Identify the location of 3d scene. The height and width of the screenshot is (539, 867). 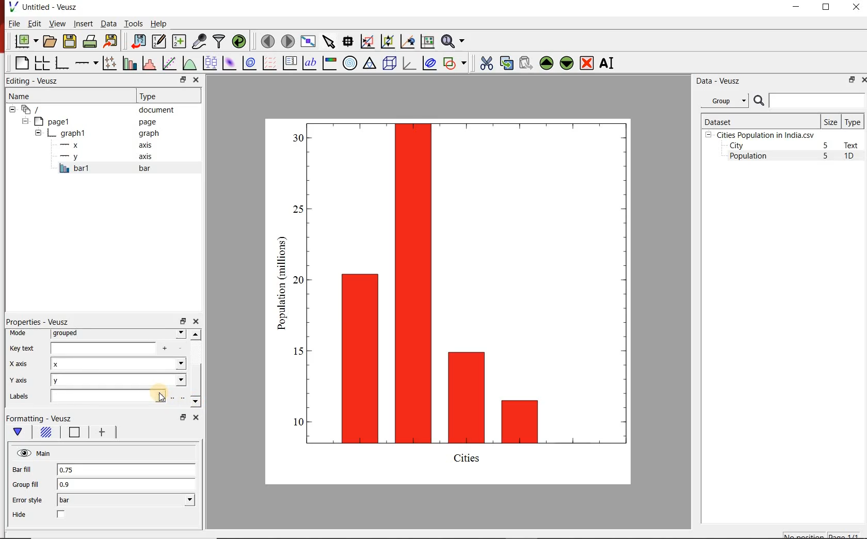
(389, 62).